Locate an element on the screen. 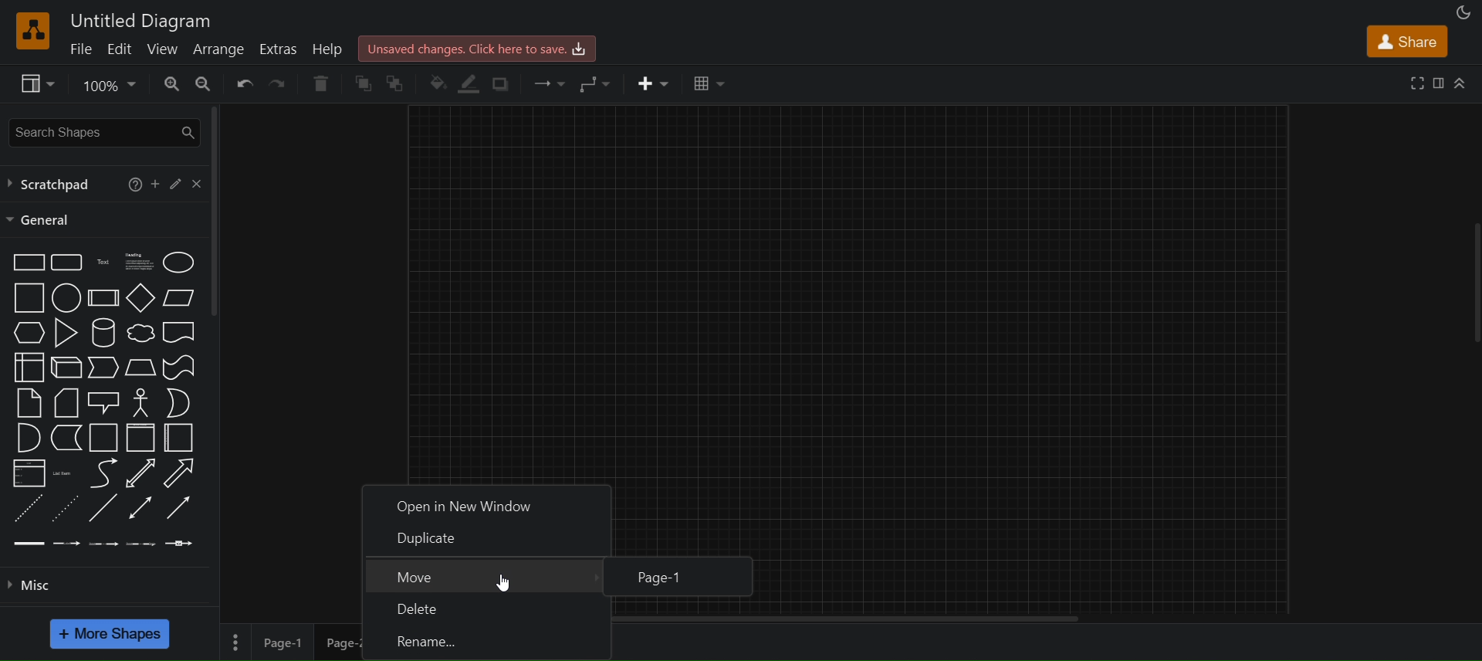 The height and width of the screenshot is (661, 1482). page 2 is located at coordinates (333, 642).